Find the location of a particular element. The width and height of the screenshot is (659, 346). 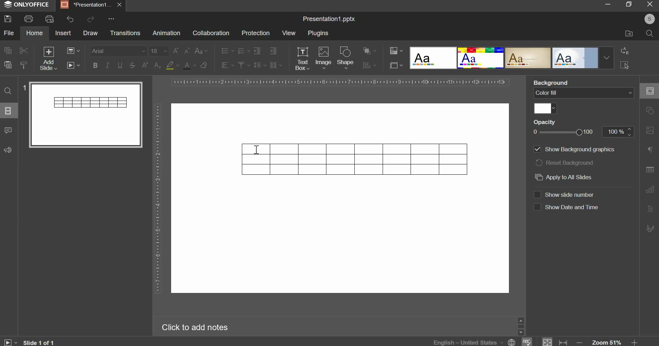

Sidebar is located at coordinates (520, 325).